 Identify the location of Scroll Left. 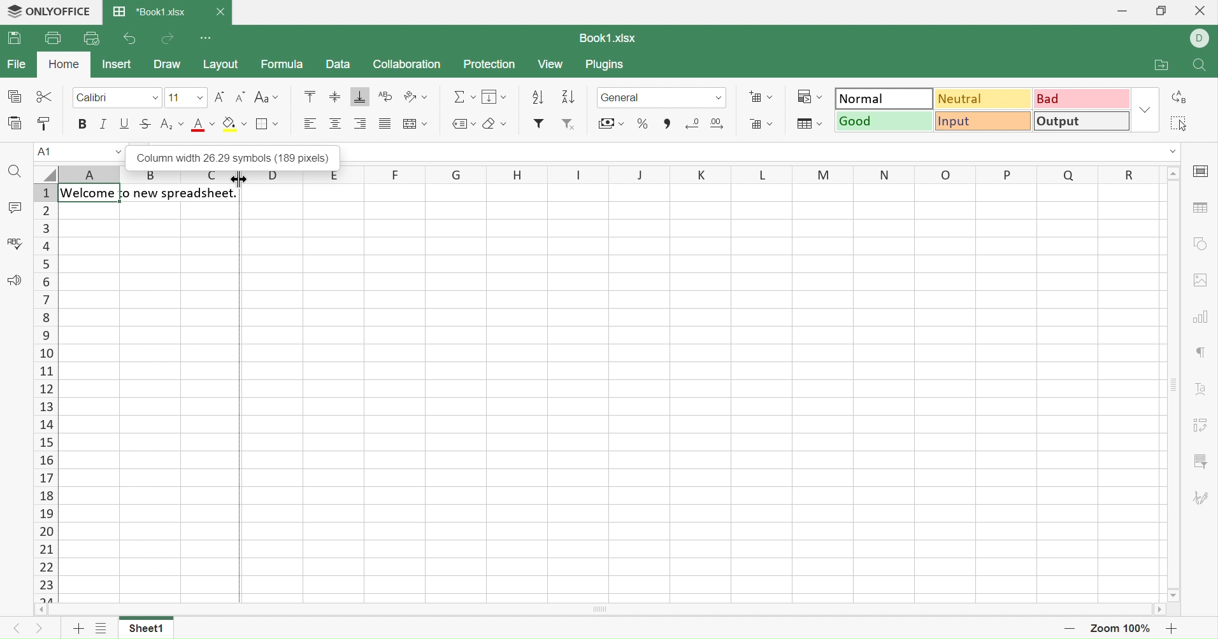
(40, 610).